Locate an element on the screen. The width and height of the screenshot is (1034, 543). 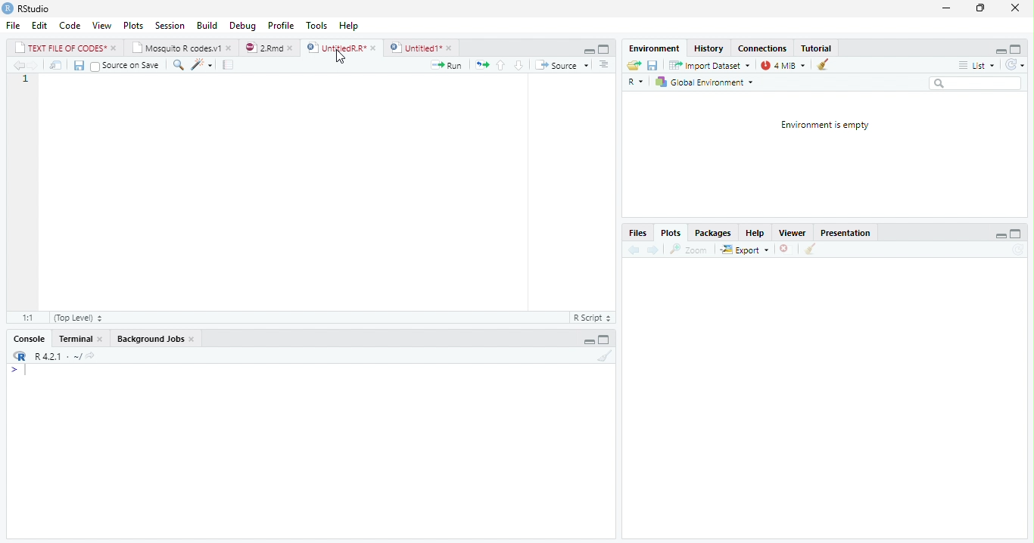
hide r script is located at coordinates (1000, 50).